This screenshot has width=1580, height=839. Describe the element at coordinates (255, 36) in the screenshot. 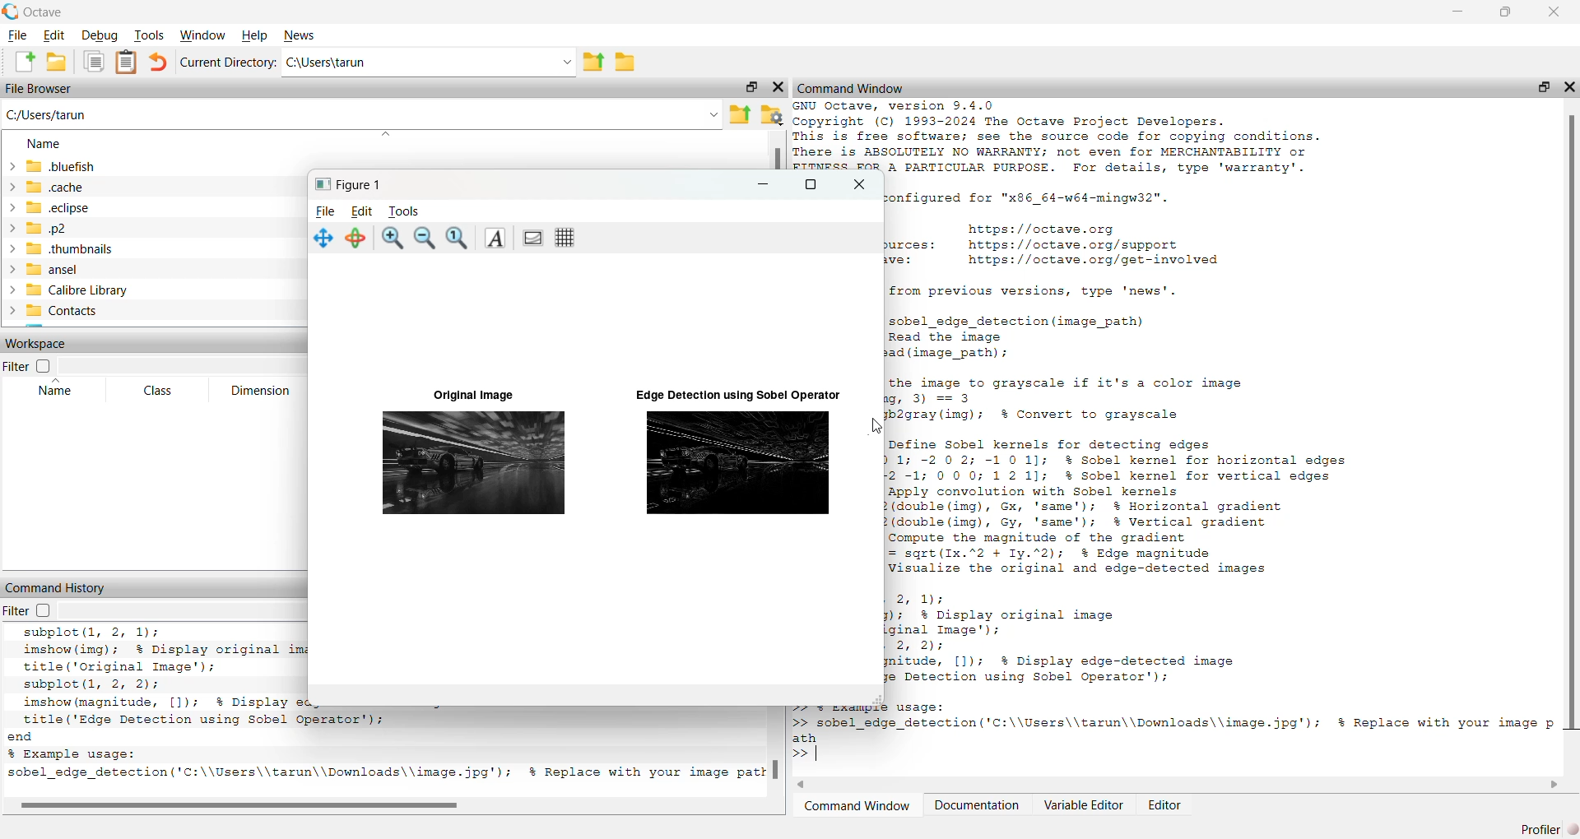

I see `Help` at that location.